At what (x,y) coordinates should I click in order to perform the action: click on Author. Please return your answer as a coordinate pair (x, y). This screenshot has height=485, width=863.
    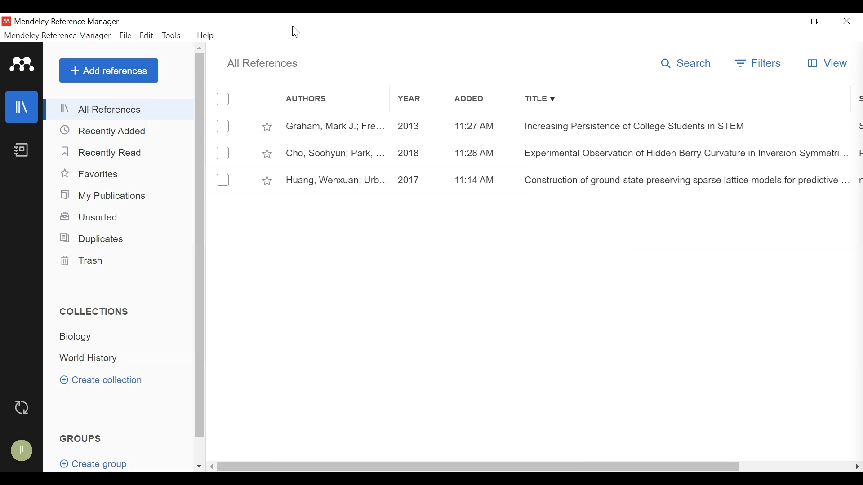
    Looking at the image, I should click on (337, 180).